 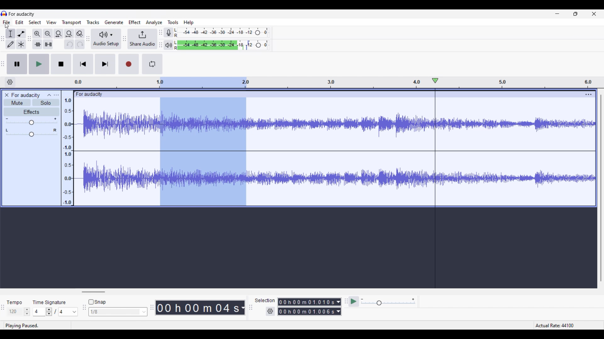 I want to click on Fit selection to width, so click(x=59, y=34).